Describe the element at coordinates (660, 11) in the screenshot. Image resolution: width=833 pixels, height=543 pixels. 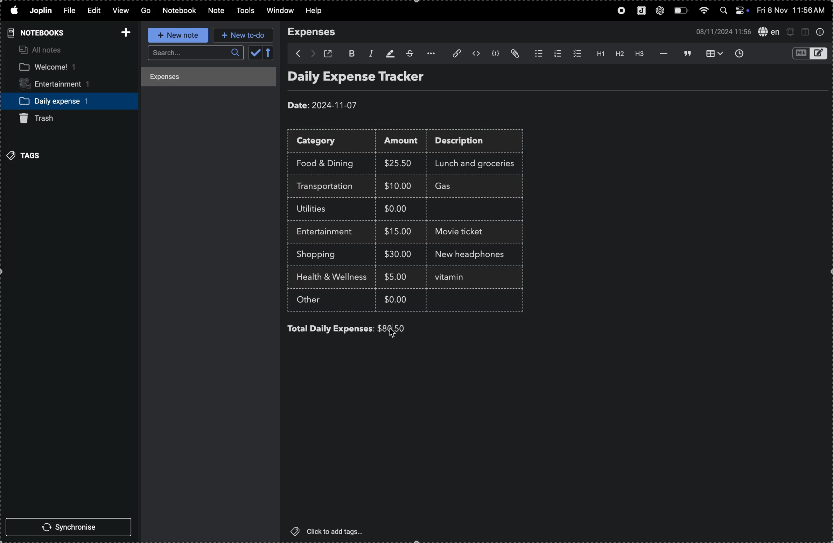
I see `chatgpt` at that location.